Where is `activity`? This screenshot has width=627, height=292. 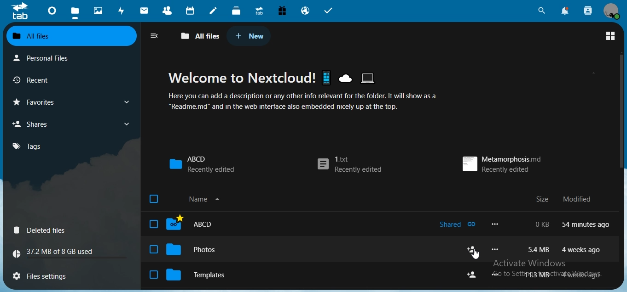
activity is located at coordinates (123, 11).